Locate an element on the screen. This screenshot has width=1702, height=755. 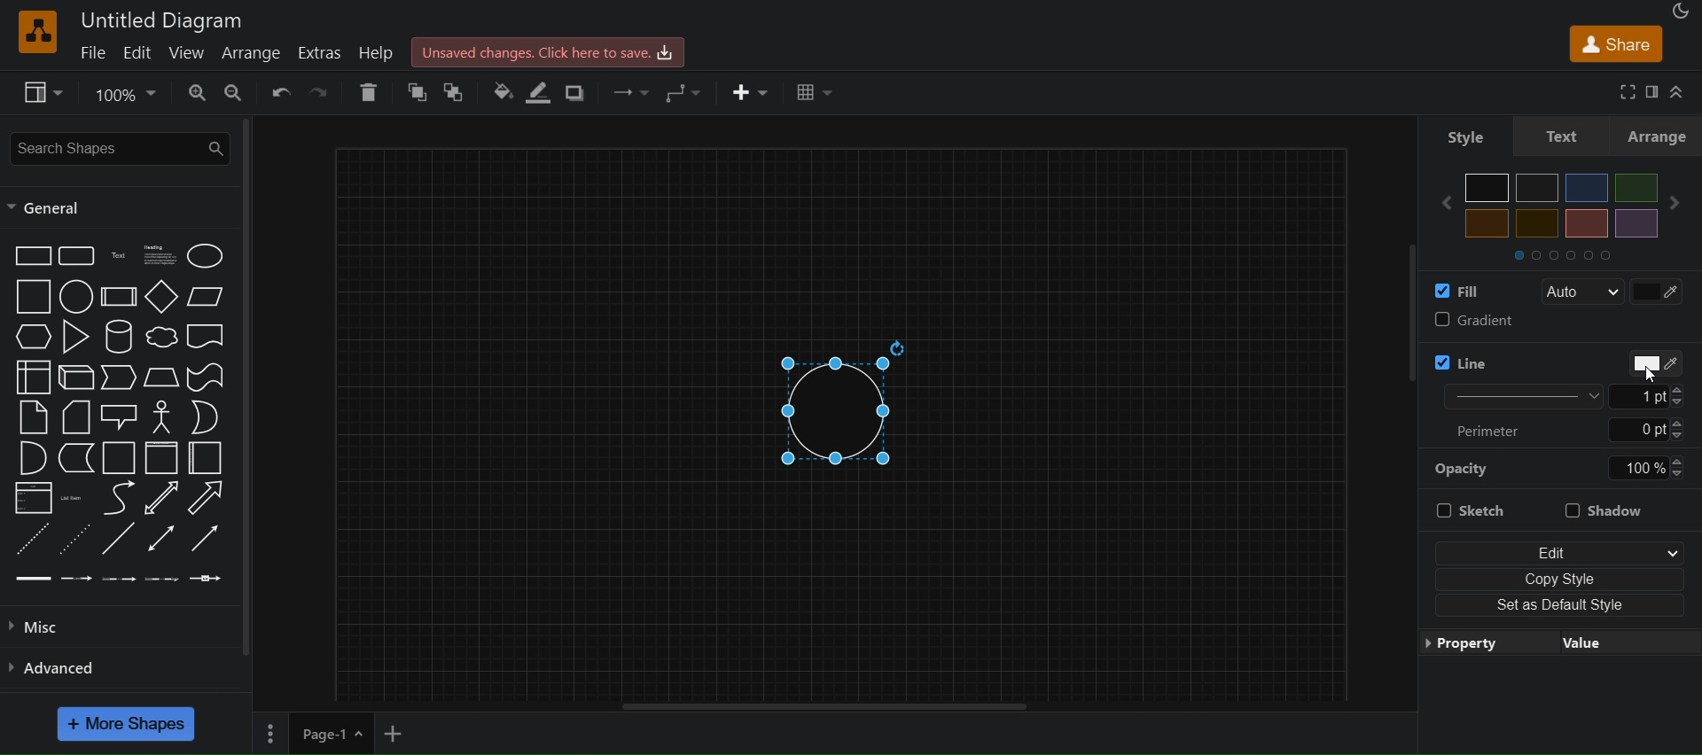
previous is located at coordinates (1439, 203).